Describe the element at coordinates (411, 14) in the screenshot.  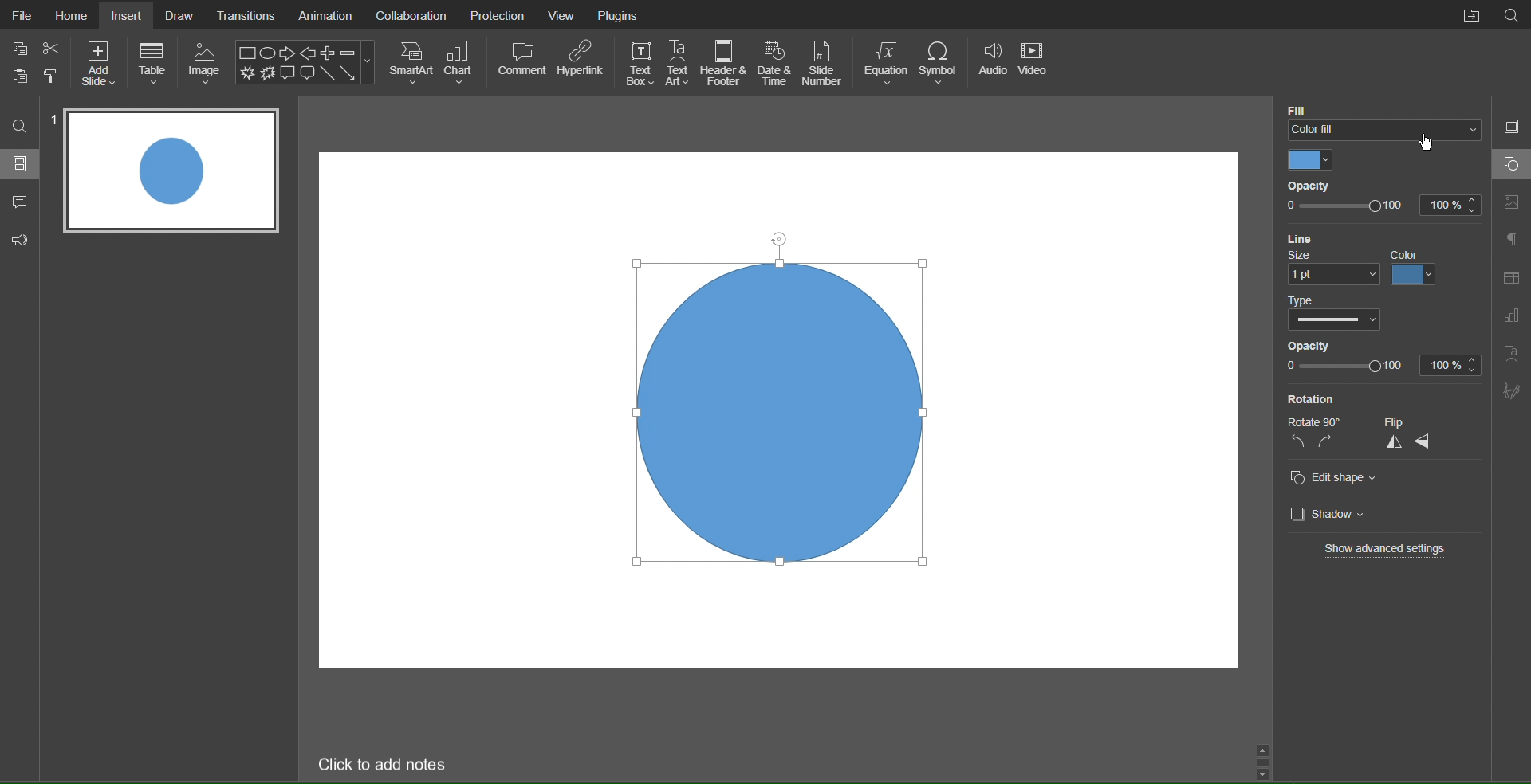
I see `Collaboration` at that location.